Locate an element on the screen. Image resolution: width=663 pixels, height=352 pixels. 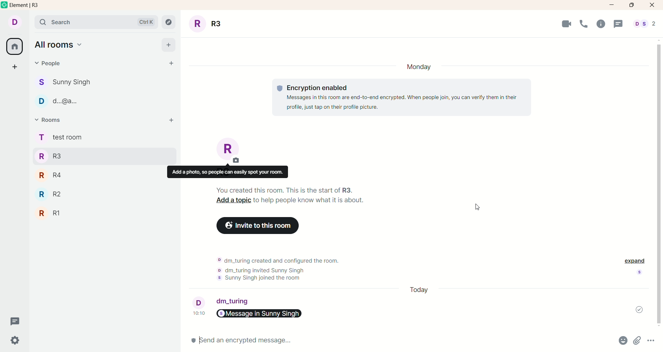
R3 is located at coordinates (53, 157).